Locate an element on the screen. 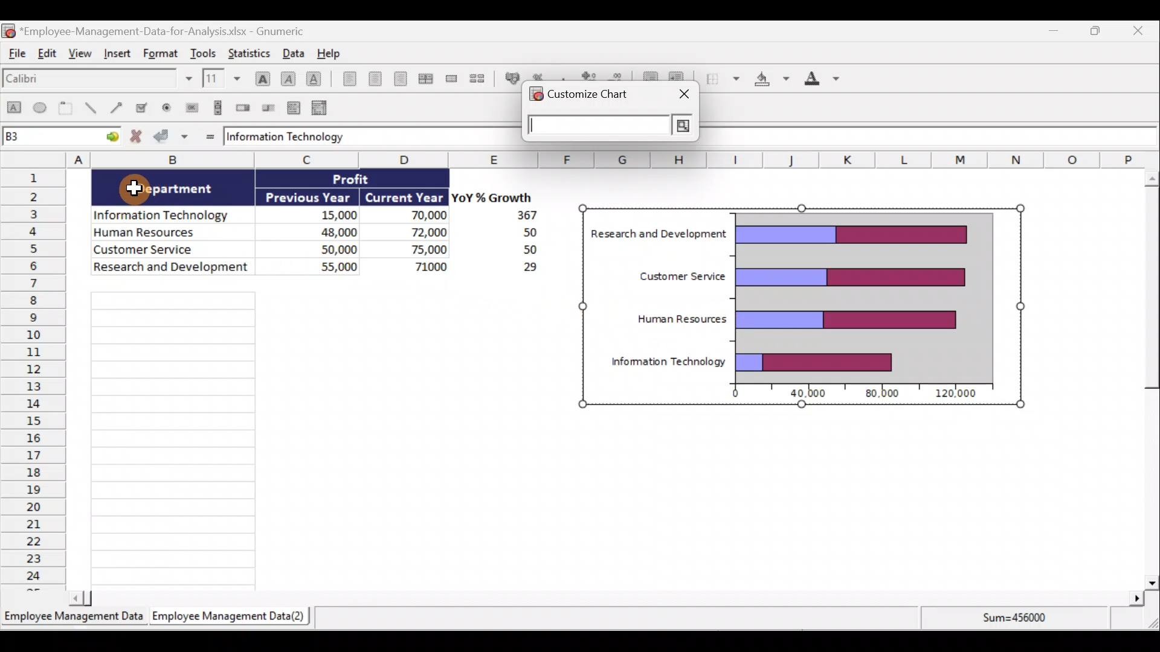 This screenshot has width=1160, height=652. Maximize is located at coordinates (1101, 33).